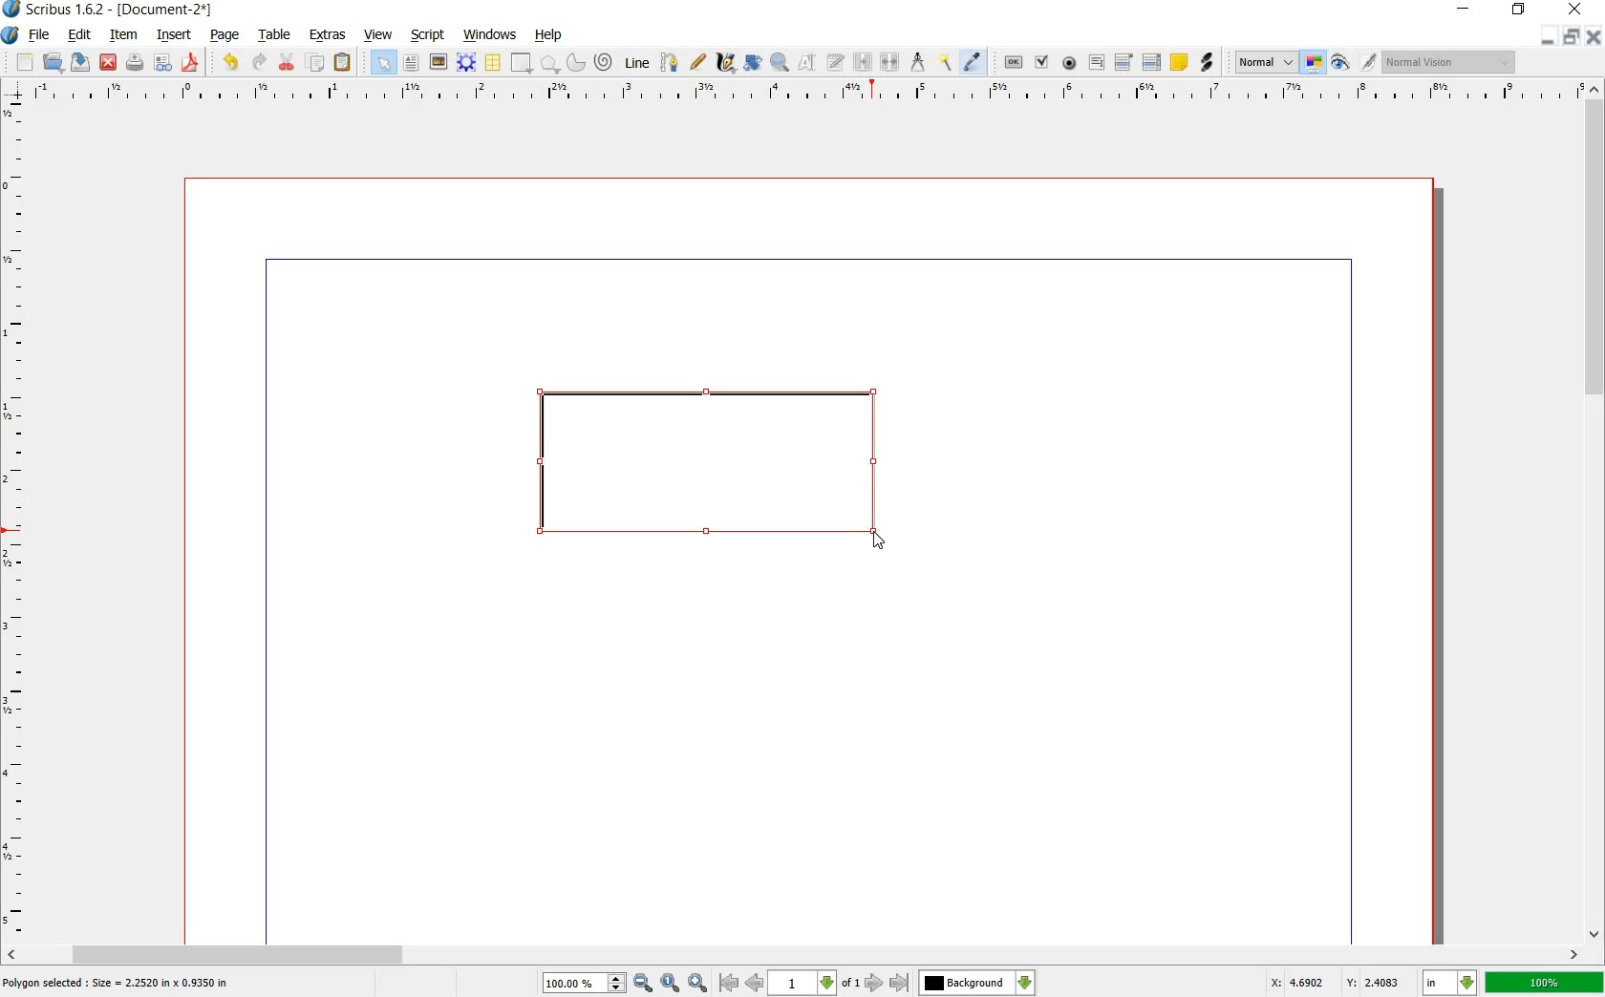 The image size is (1605, 997). Describe the element at coordinates (227, 63) in the screenshot. I see `UNDO` at that location.